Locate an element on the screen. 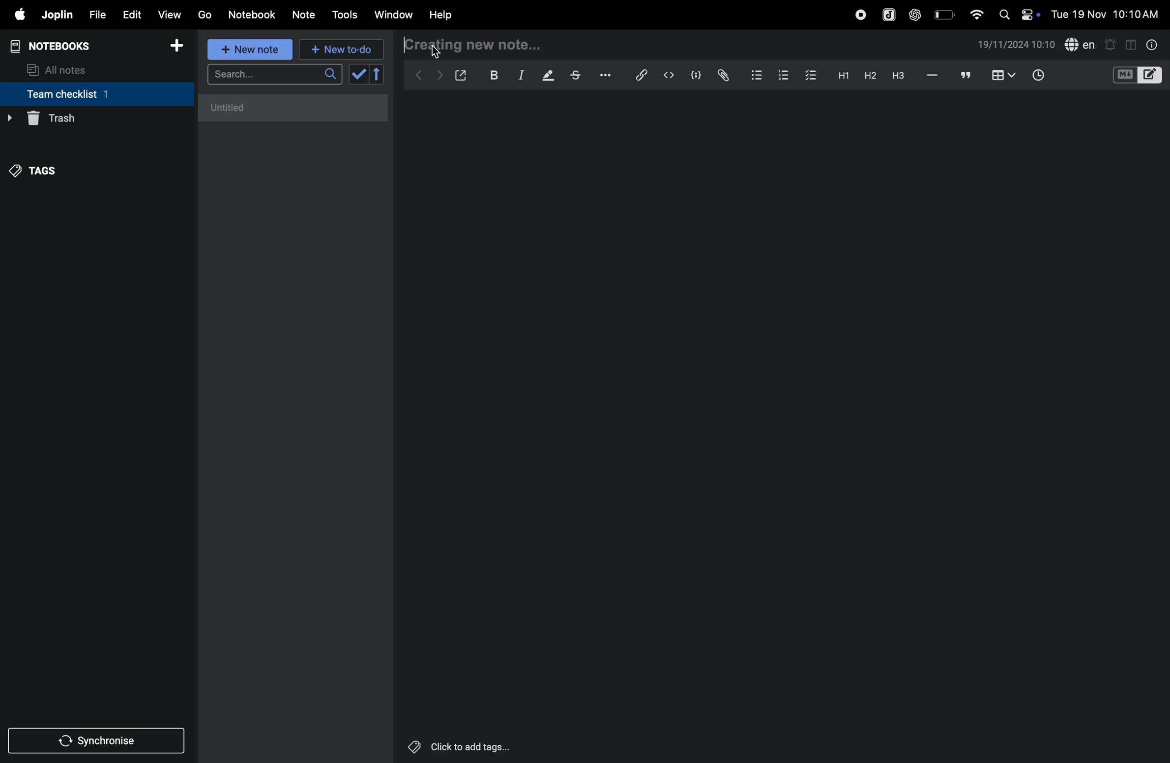 This screenshot has height=763, width=1170. untitled is located at coordinates (296, 105).